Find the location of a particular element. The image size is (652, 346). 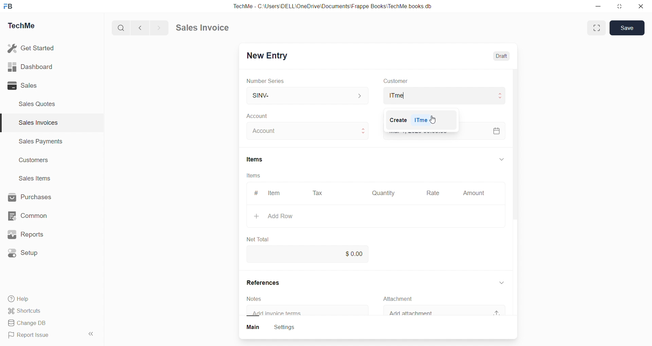

Sales Items is located at coordinates (38, 179).